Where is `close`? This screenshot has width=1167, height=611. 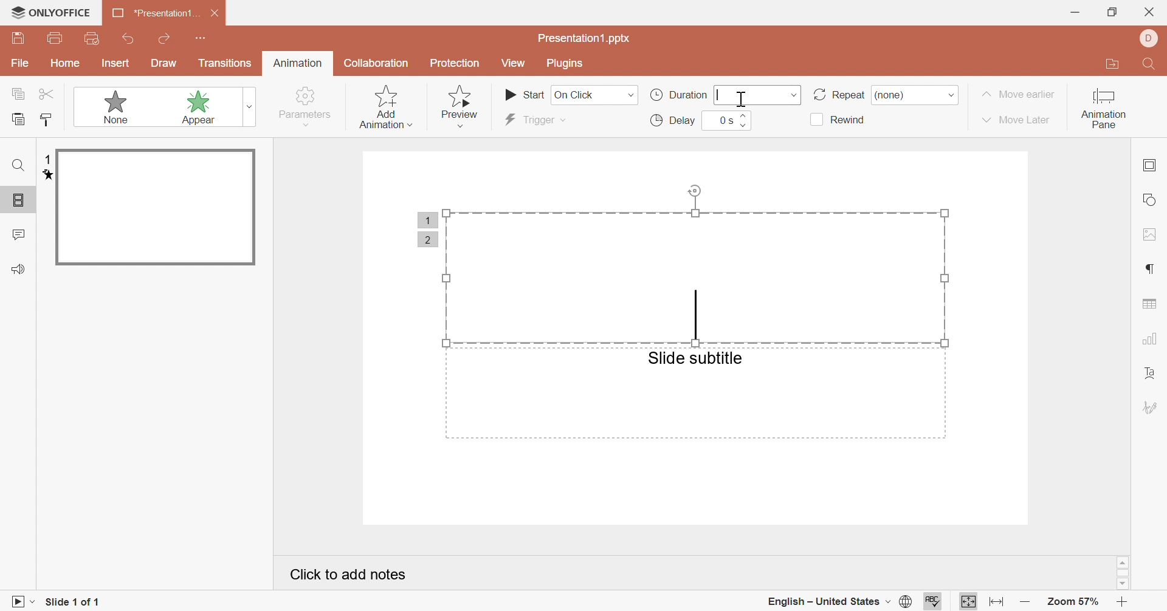 close is located at coordinates (216, 12).